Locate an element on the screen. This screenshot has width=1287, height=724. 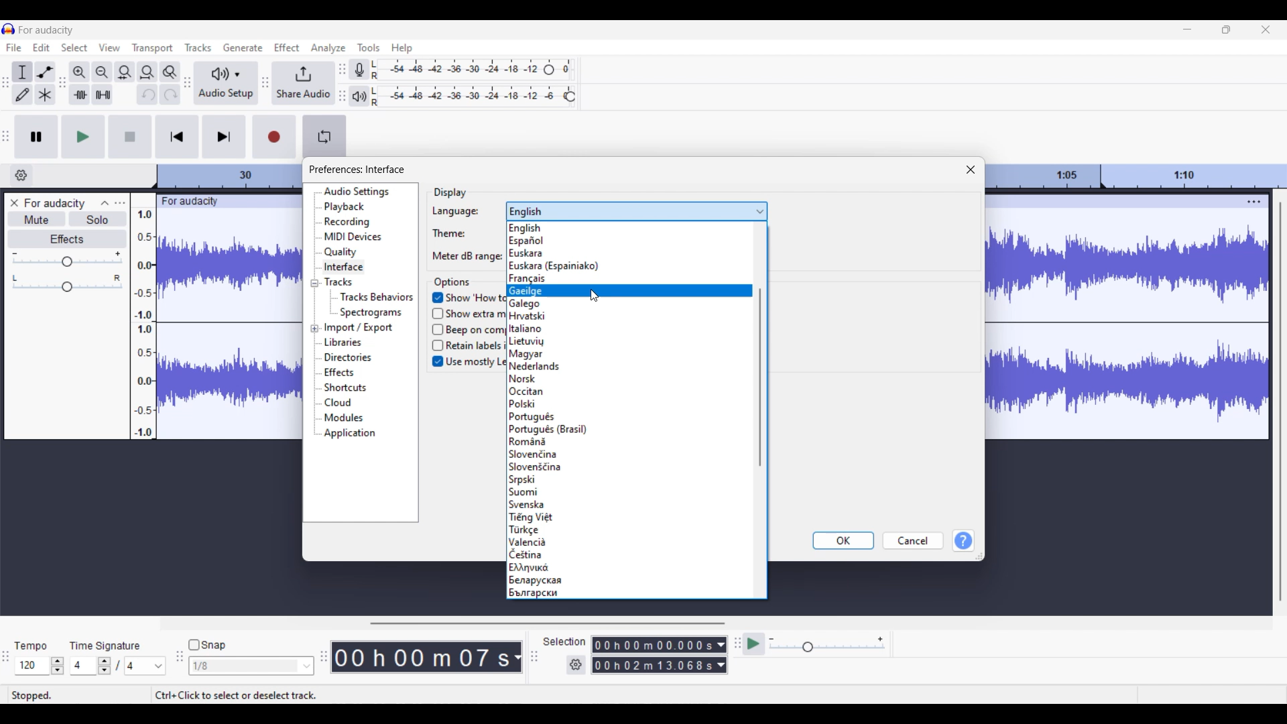
Play at speed/Play at speed once is located at coordinates (754, 644).